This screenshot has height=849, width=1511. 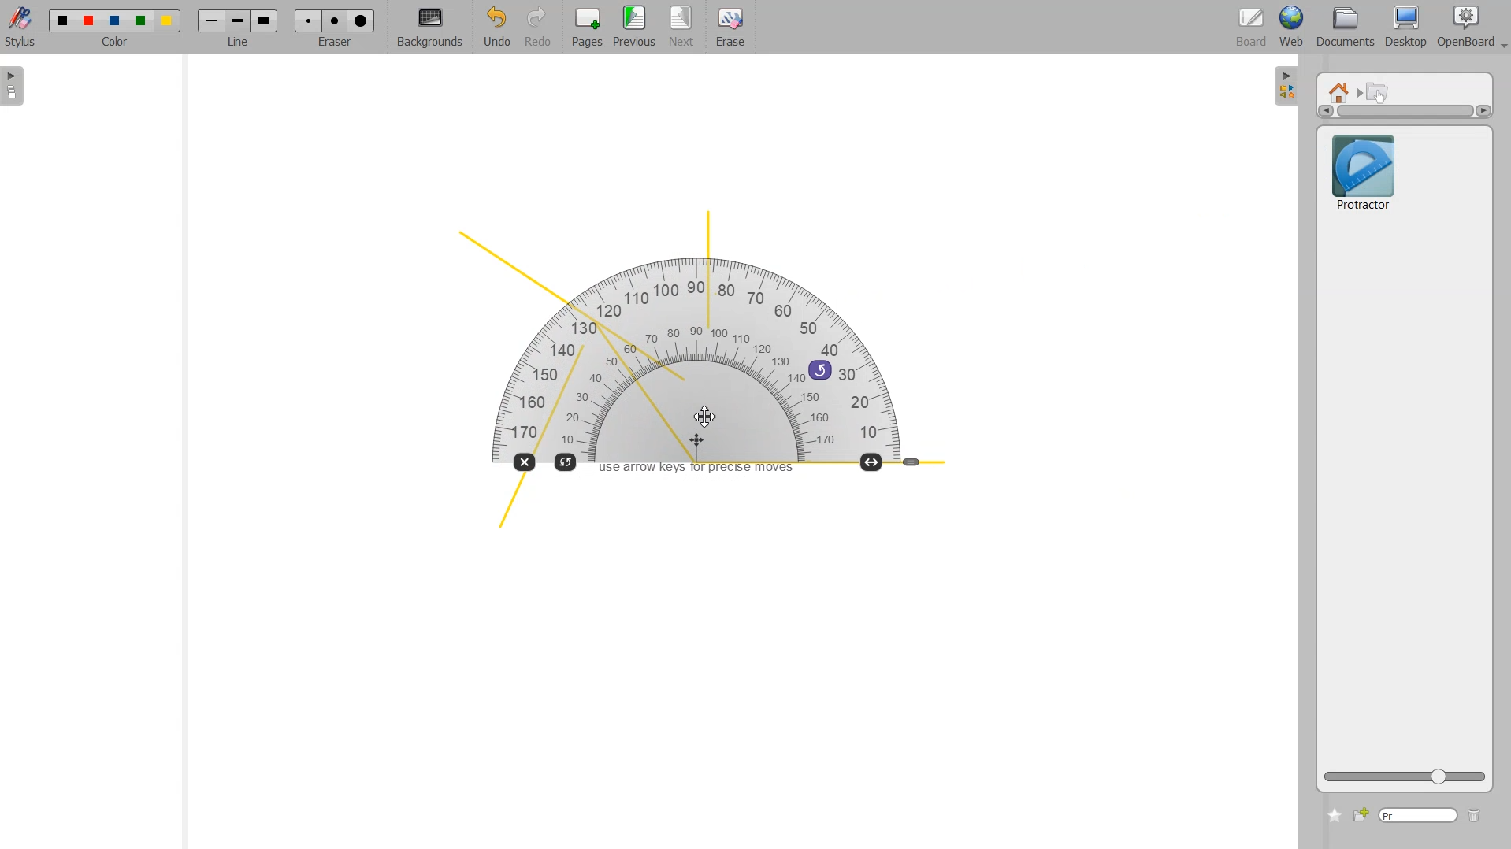 I want to click on Erase, so click(x=730, y=28).